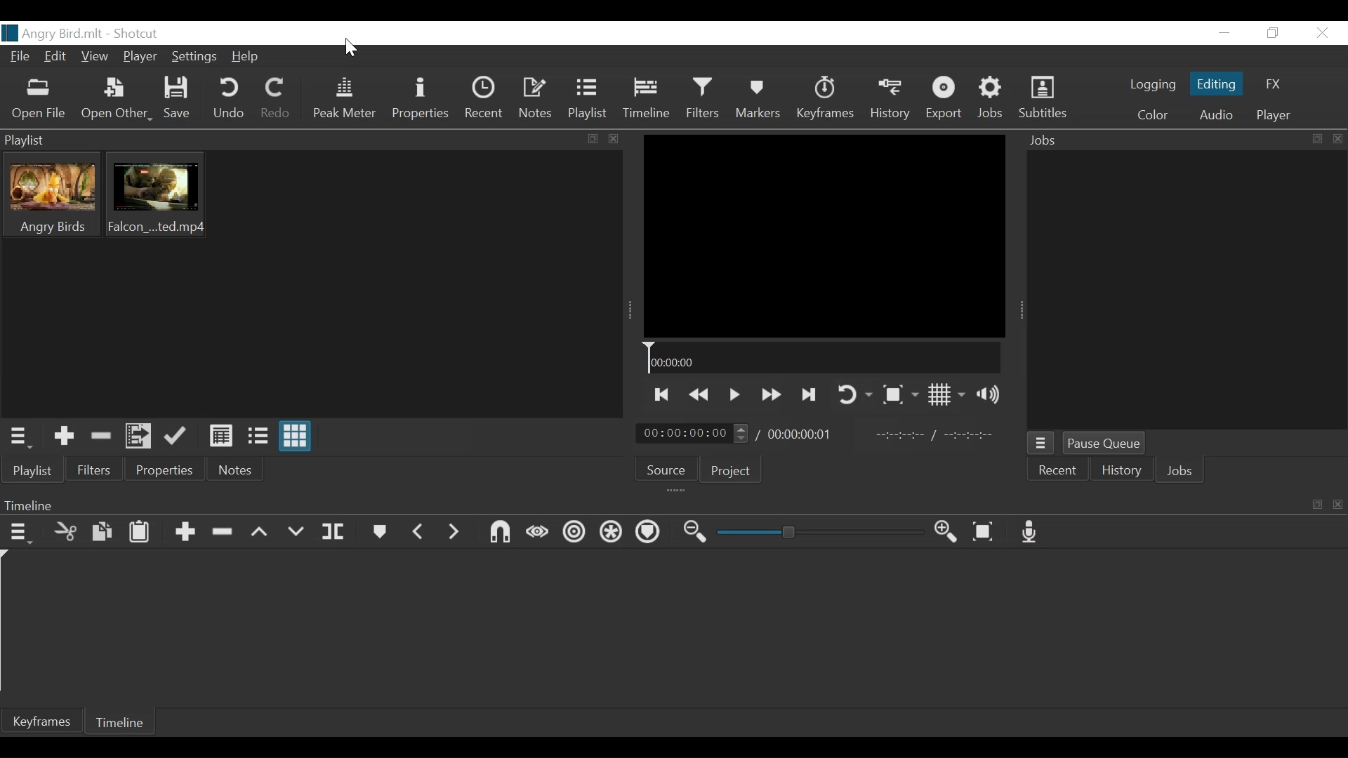  What do you see at coordinates (222, 532) in the screenshot?
I see `Ripple Delete` at bounding box center [222, 532].